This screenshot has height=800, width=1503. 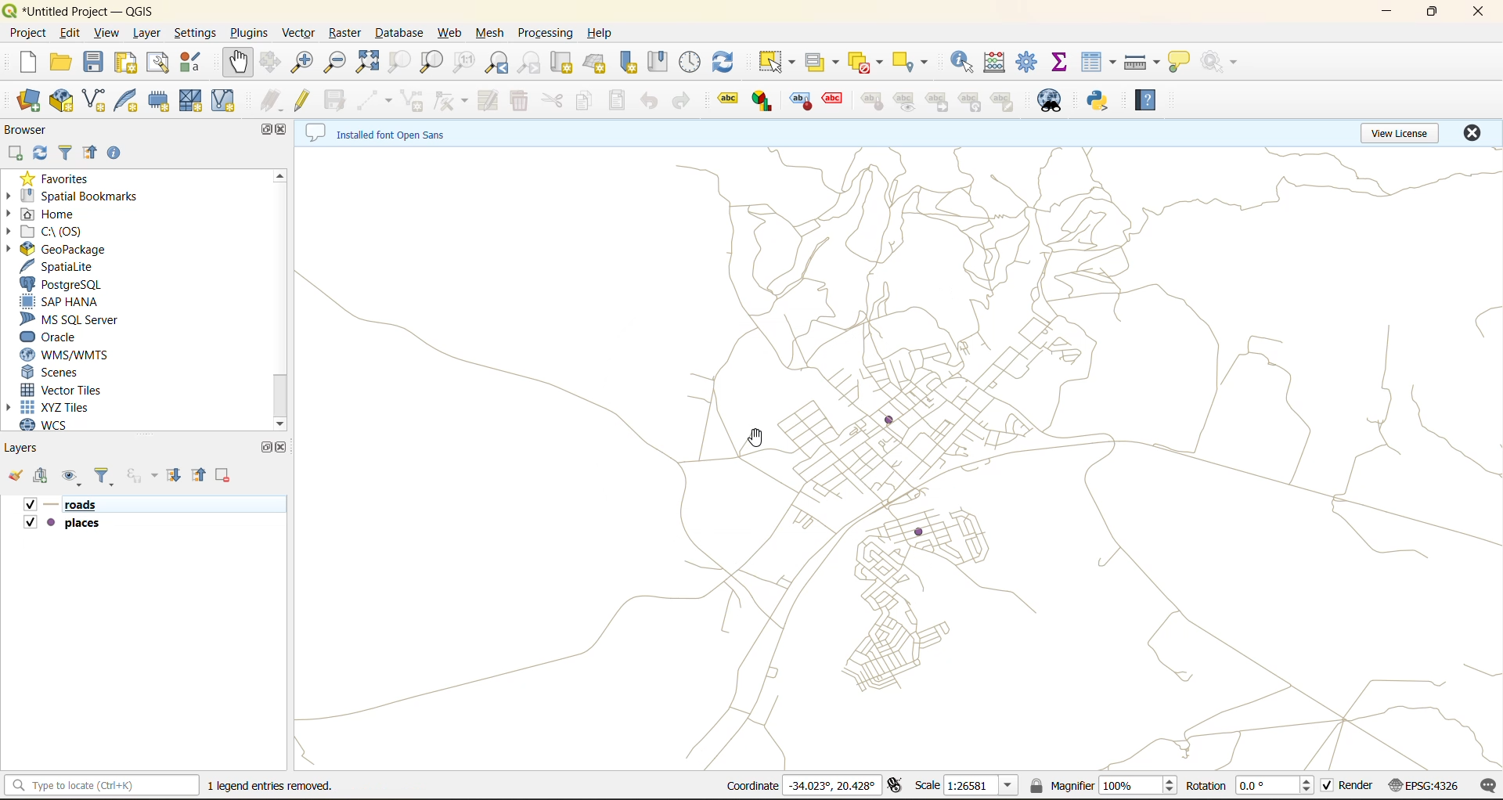 I want to click on settings, so click(x=196, y=33).